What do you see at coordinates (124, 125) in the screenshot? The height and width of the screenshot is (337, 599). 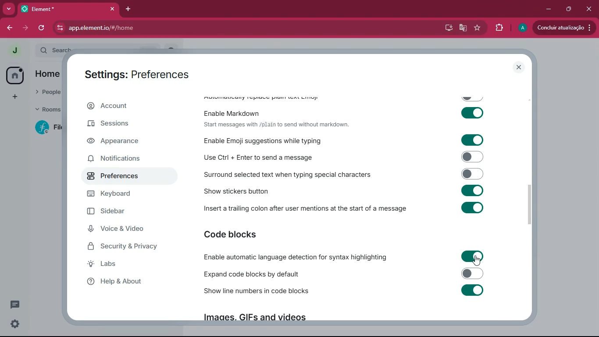 I see `sessions` at bounding box center [124, 125].